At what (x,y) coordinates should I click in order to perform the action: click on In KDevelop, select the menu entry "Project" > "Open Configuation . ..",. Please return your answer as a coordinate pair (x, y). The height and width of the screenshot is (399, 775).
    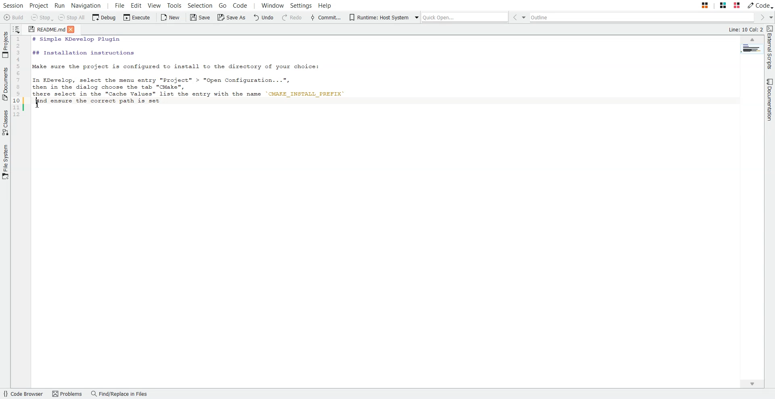
    Looking at the image, I should click on (162, 79).